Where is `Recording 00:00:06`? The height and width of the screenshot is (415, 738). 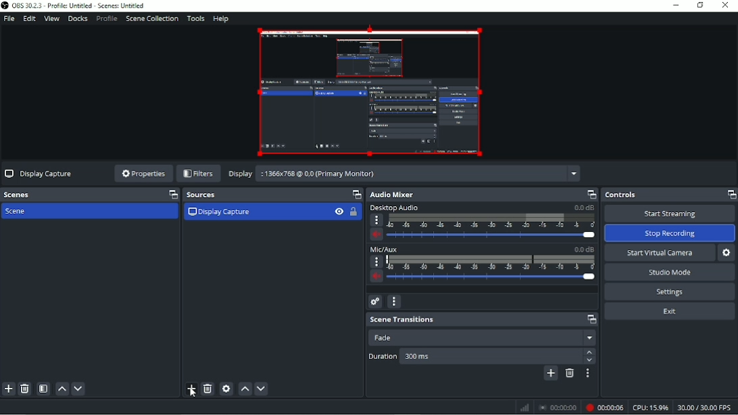
Recording 00:00:06 is located at coordinates (604, 407).